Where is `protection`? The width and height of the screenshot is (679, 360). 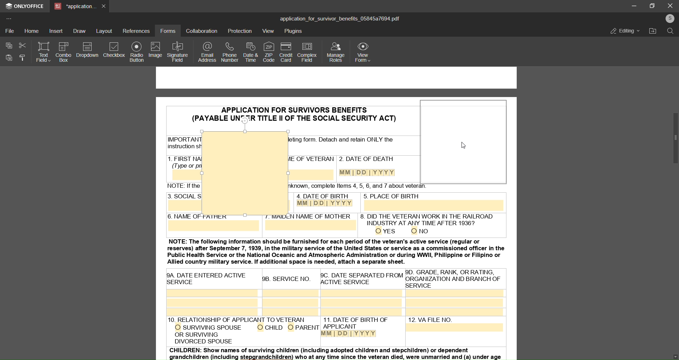
protection is located at coordinates (240, 31).